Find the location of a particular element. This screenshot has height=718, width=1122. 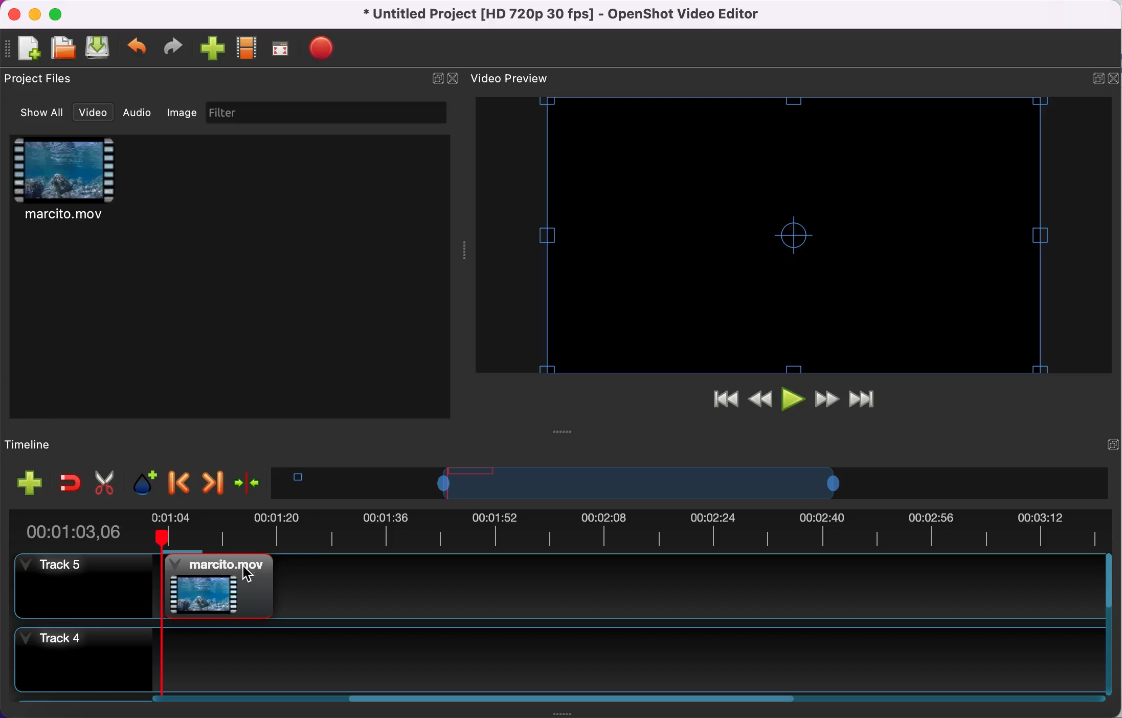

open file is located at coordinates (61, 49).